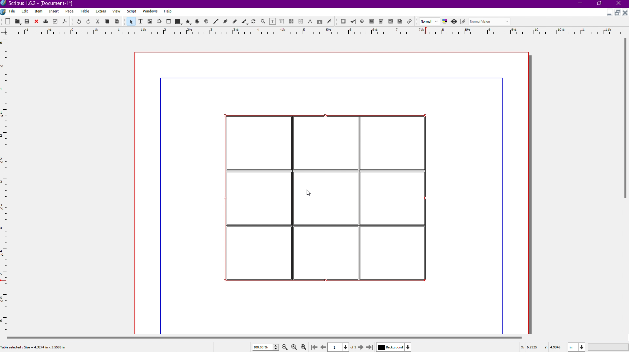 The image size is (629, 352). What do you see at coordinates (64, 22) in the screenshot?
I see `Save as PDF` at bounding box center [64, 22].